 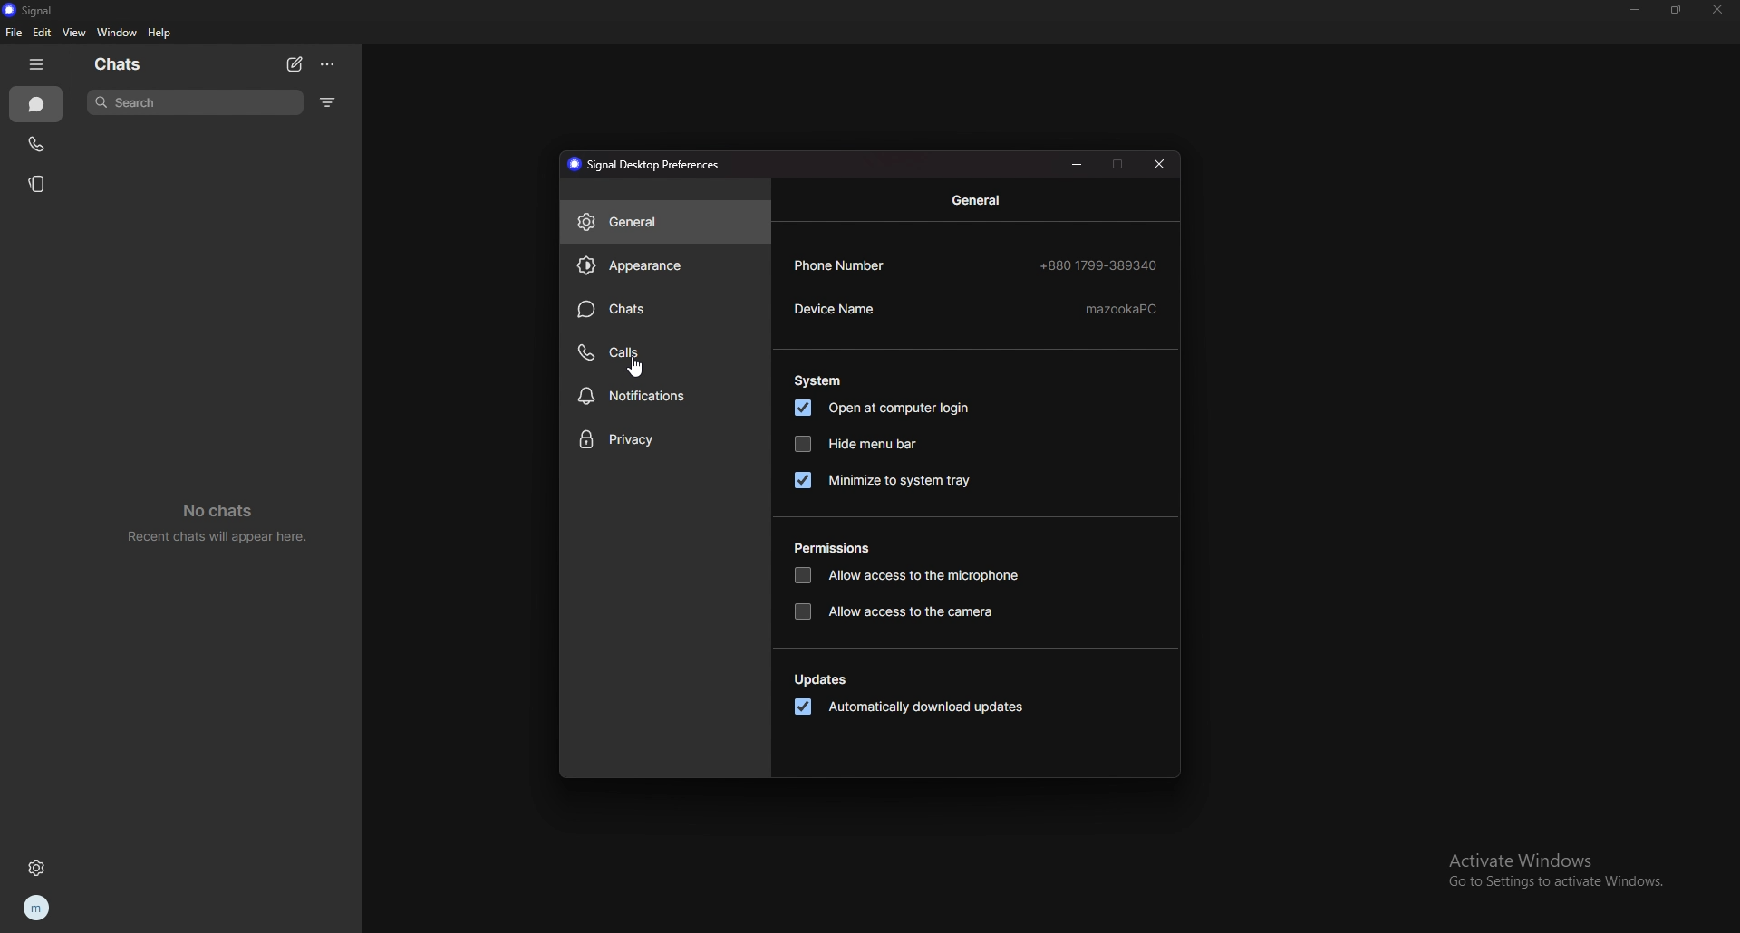 I want to click on allow access to the microphone, so click(x=907, y=575).